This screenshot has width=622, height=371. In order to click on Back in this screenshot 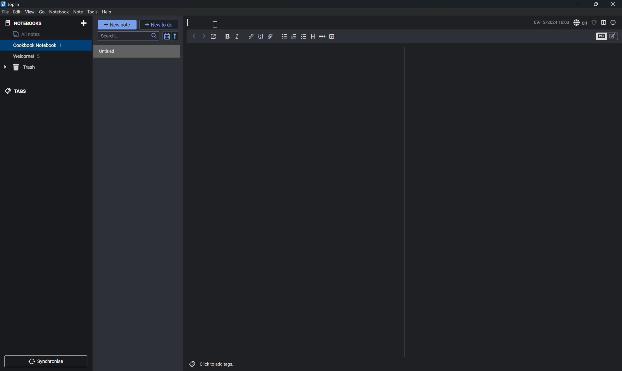, I will do `click(194, 36)`.